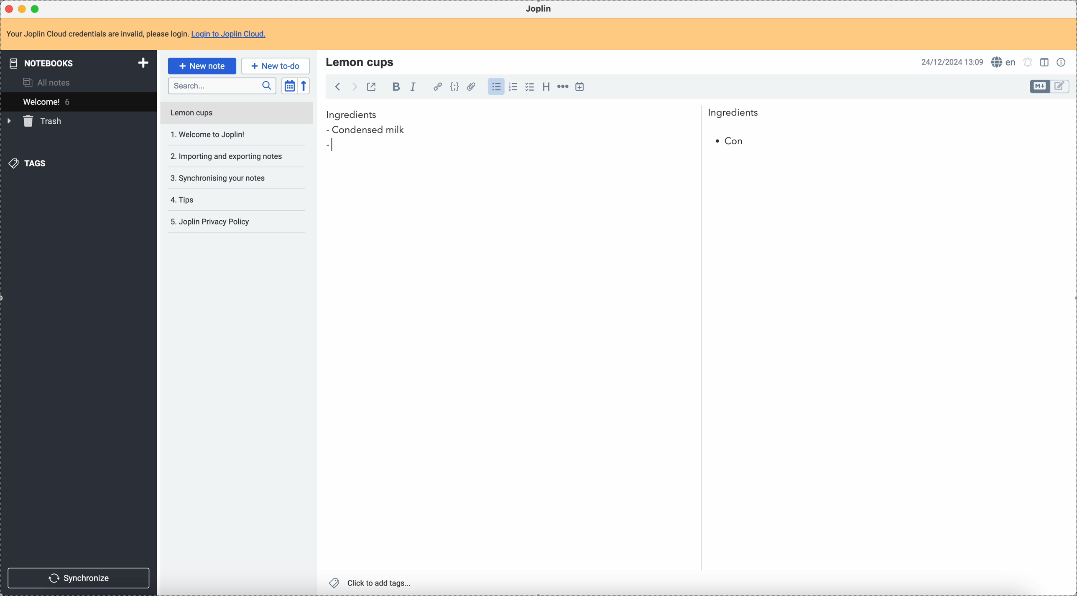 Image resolution: width=1077 pixels, height=596 pixels. I want to click on close, so click(10, 9).